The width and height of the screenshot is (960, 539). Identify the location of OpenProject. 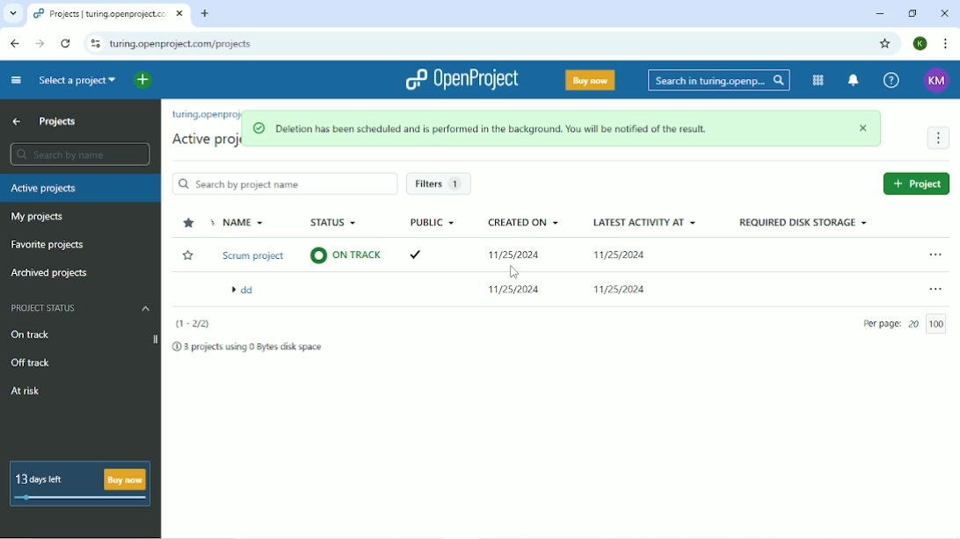
(462, 79).